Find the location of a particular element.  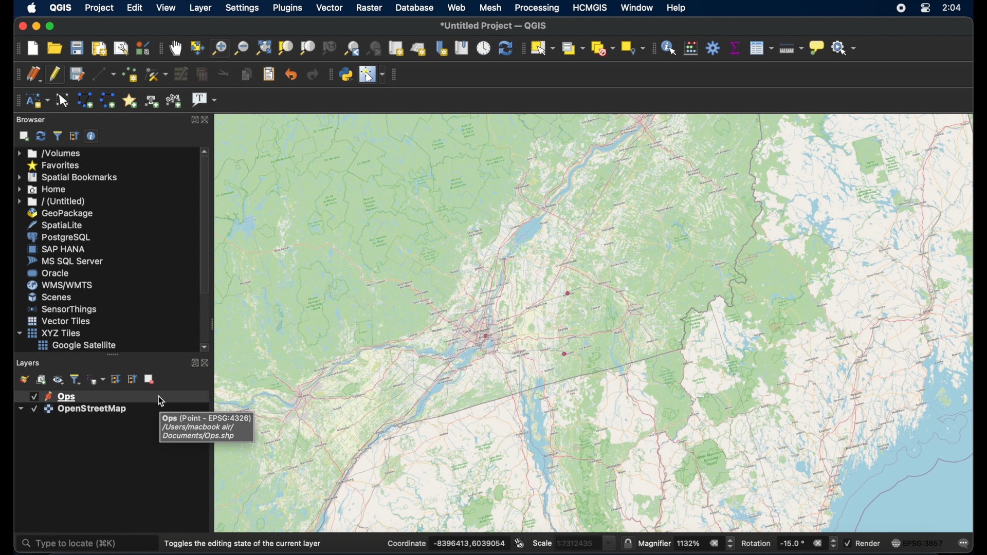

new project is located at coordinates (33, 49).